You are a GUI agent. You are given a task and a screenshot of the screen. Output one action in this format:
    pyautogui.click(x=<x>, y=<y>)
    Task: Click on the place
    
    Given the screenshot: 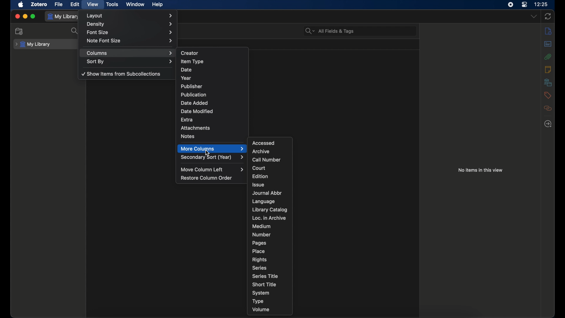 What is the action you would take?
    pyautogui.click(x=258, y=251)
    